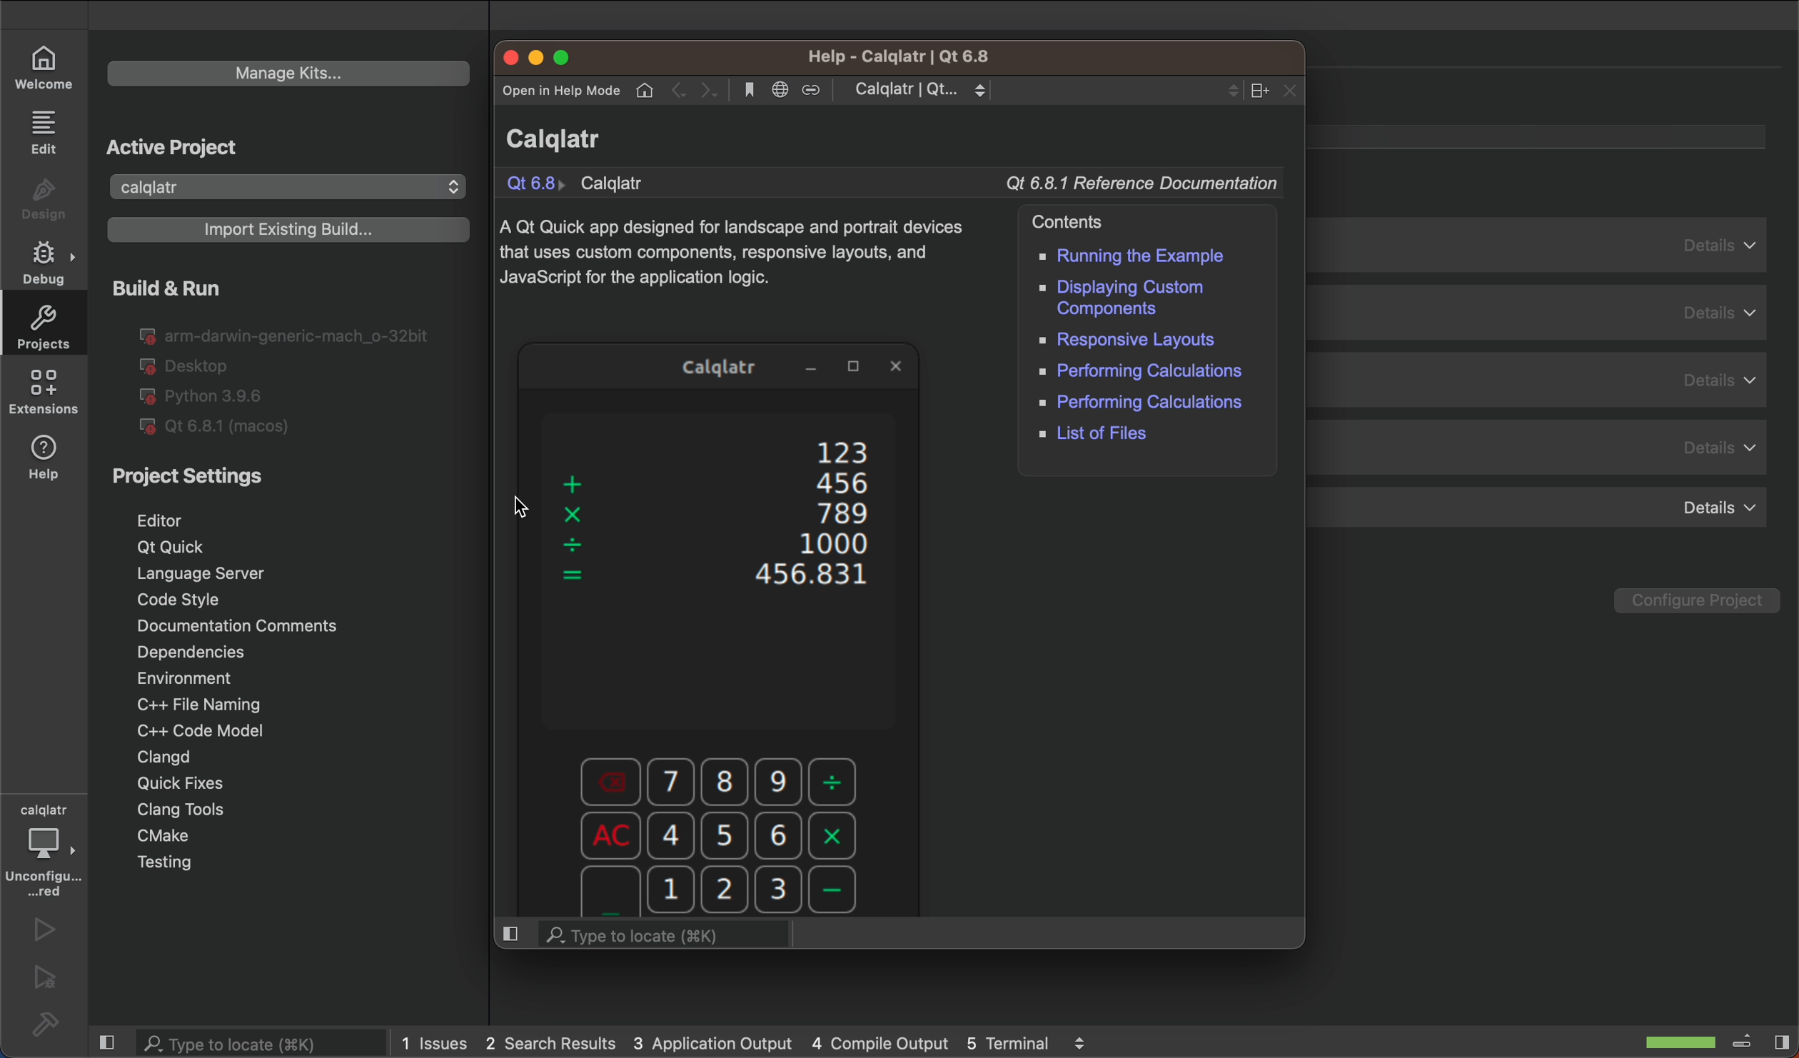  I want to click on application name, so click(900, 61).